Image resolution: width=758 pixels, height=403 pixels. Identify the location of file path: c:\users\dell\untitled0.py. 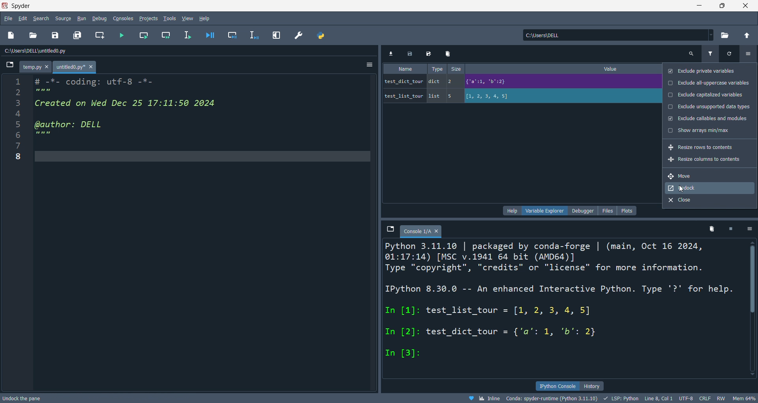
(58, 51).